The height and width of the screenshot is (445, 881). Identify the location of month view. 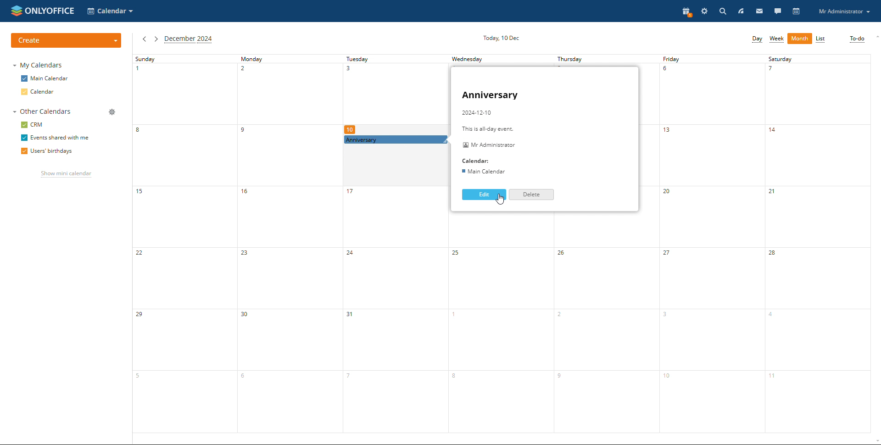
(800, 39).